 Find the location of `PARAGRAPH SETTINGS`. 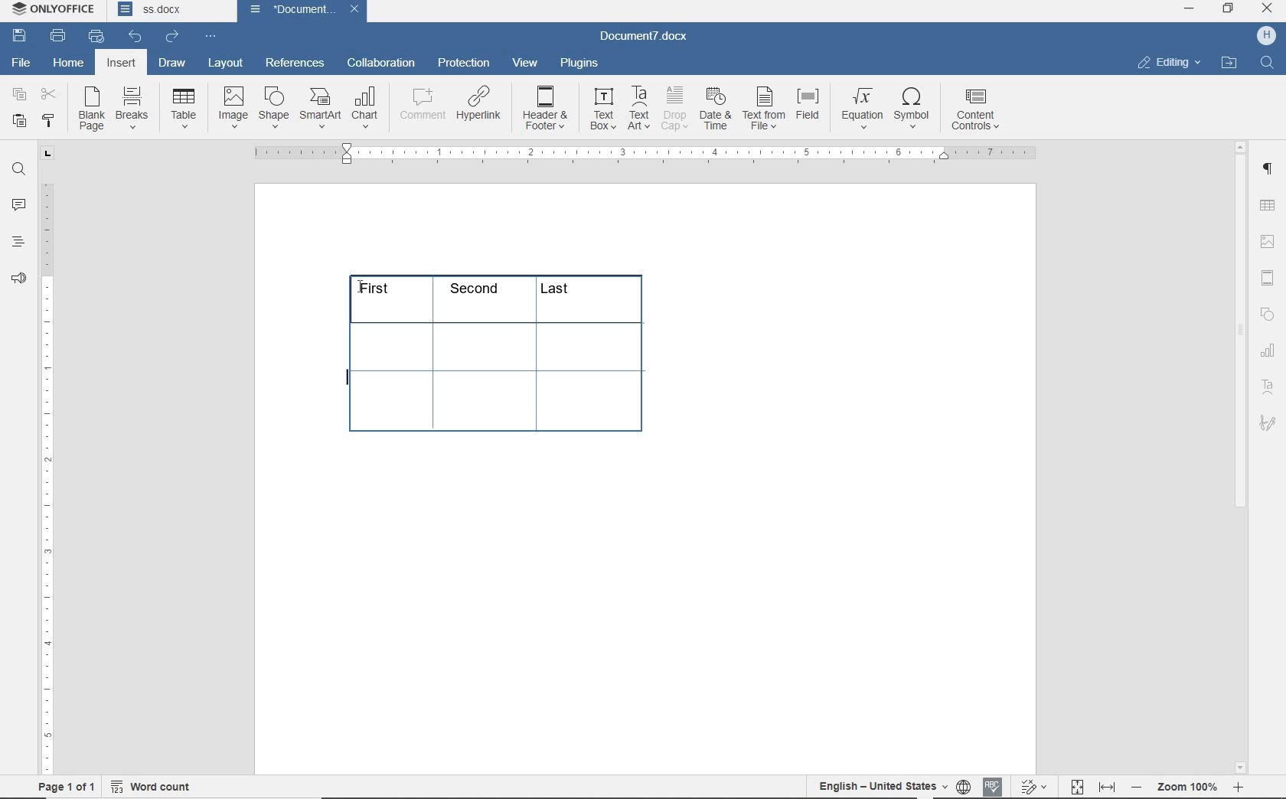

PARAGRAPH SETTINGS is located at coordinates (1268, 167).